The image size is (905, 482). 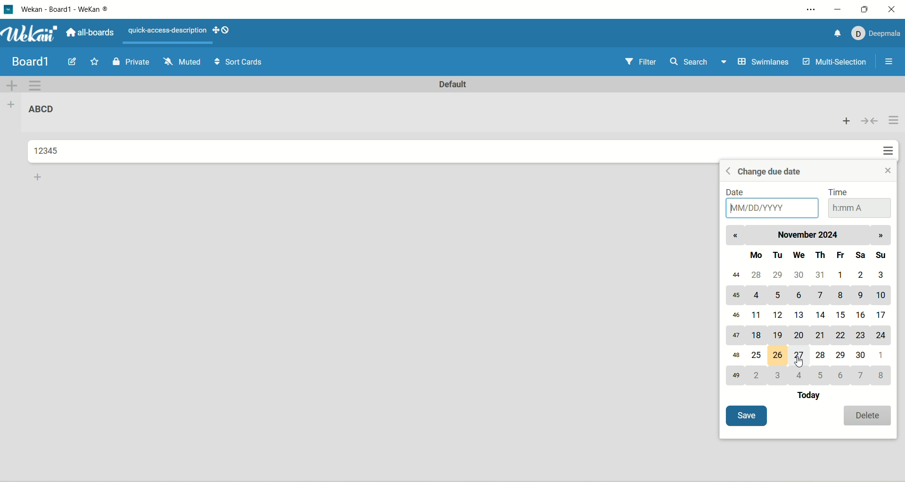 What do you see at coordinates (813, 396) in the screenshot?
I see `today` at bounding box center [813, 396].